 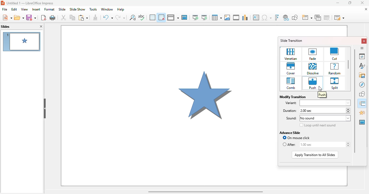 I want to click on animation, so click(x=363, y=113).